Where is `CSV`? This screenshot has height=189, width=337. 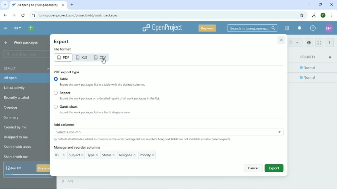 CSV is located at coordinates (101, 58).